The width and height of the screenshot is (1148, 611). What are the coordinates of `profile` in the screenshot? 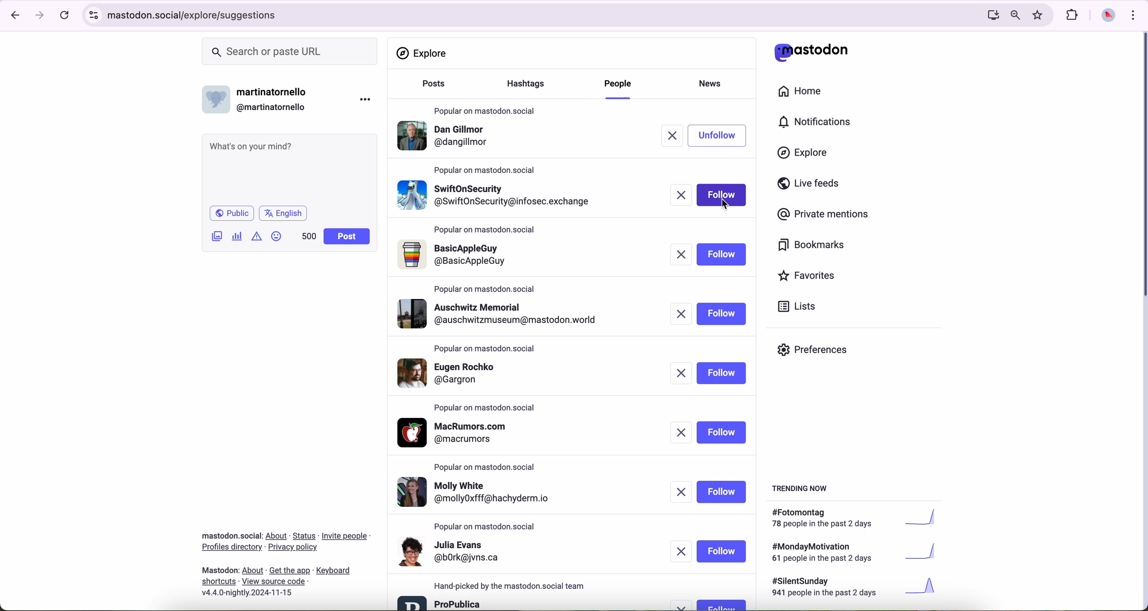 It's located at (440, 602).